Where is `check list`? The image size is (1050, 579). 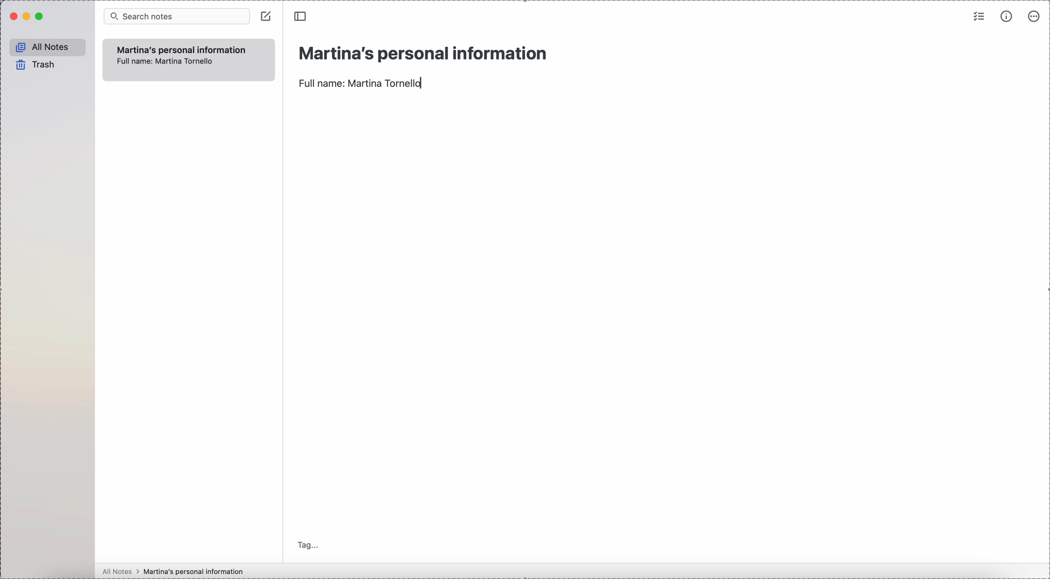 check list is located at coordinates (978, 18).